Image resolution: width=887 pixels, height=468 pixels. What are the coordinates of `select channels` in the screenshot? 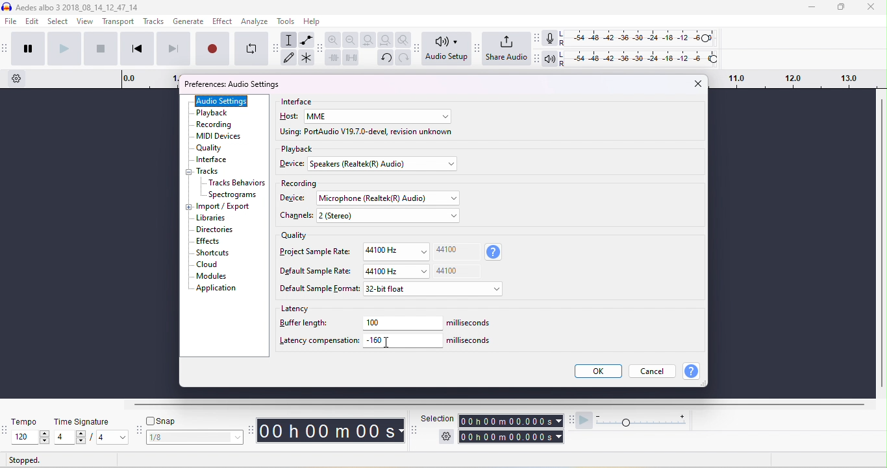 It's located at (390, 217).